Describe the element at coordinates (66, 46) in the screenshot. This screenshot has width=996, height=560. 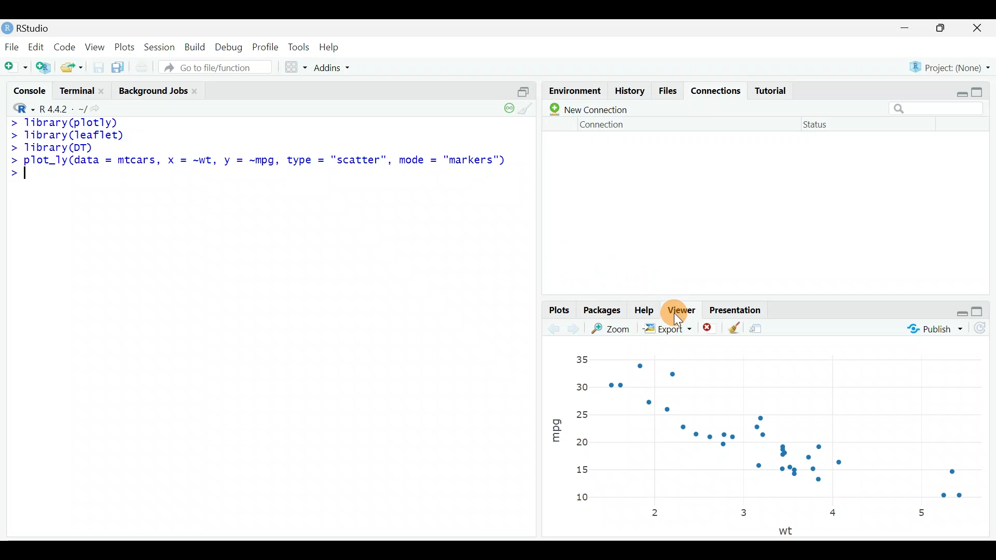
I see `Code` at that location.